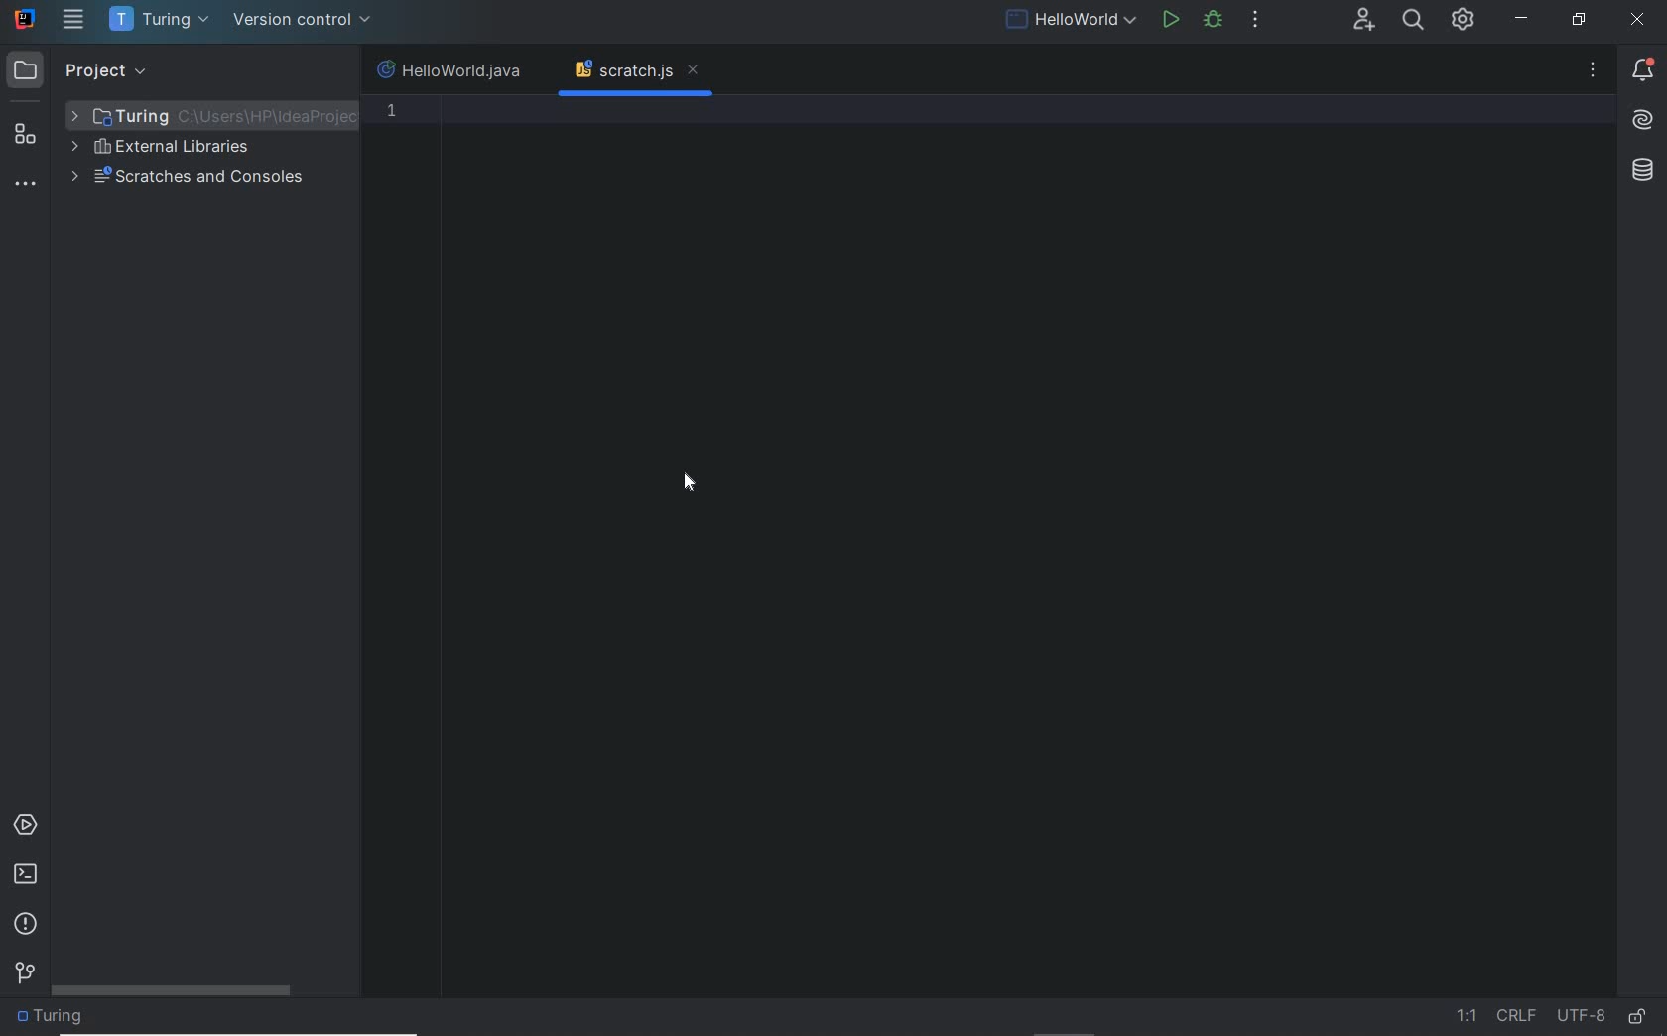 The width and height of the screenshot is (1667, 1036). I want to click on more options, so click(1593, 73).